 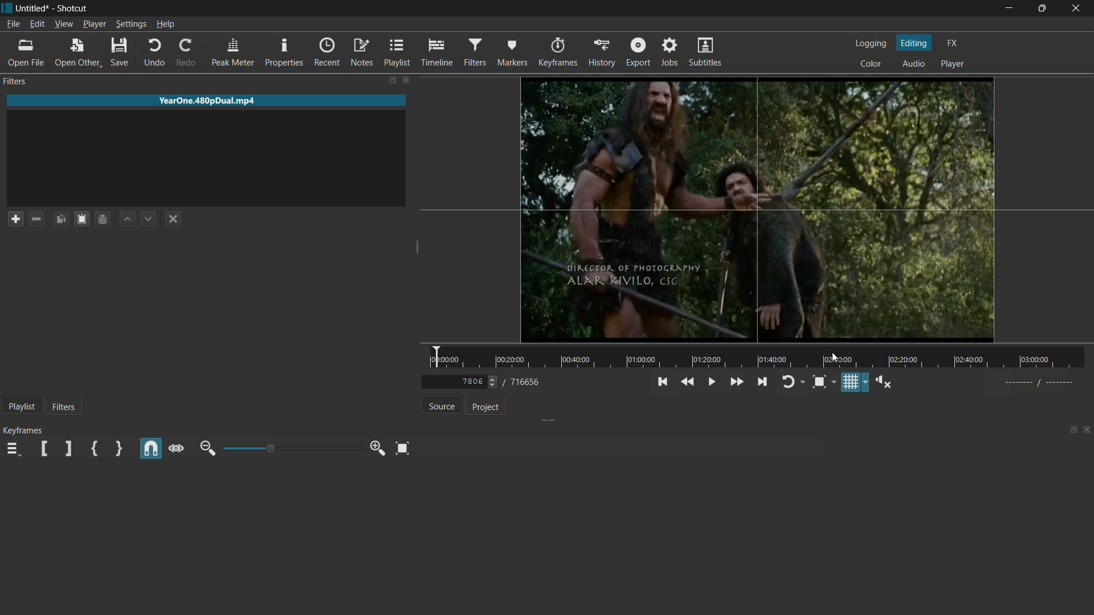 I want to click on move filter up, so click(x=126, y=219).